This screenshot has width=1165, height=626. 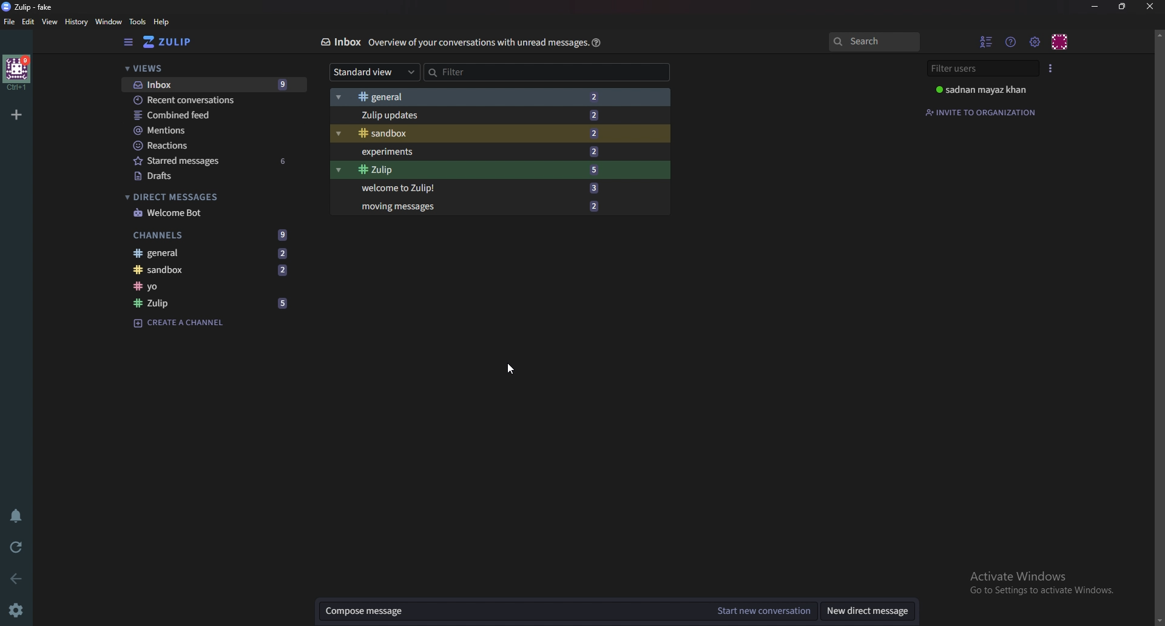 I want to click on help menu, so click(x=1014, y=41).